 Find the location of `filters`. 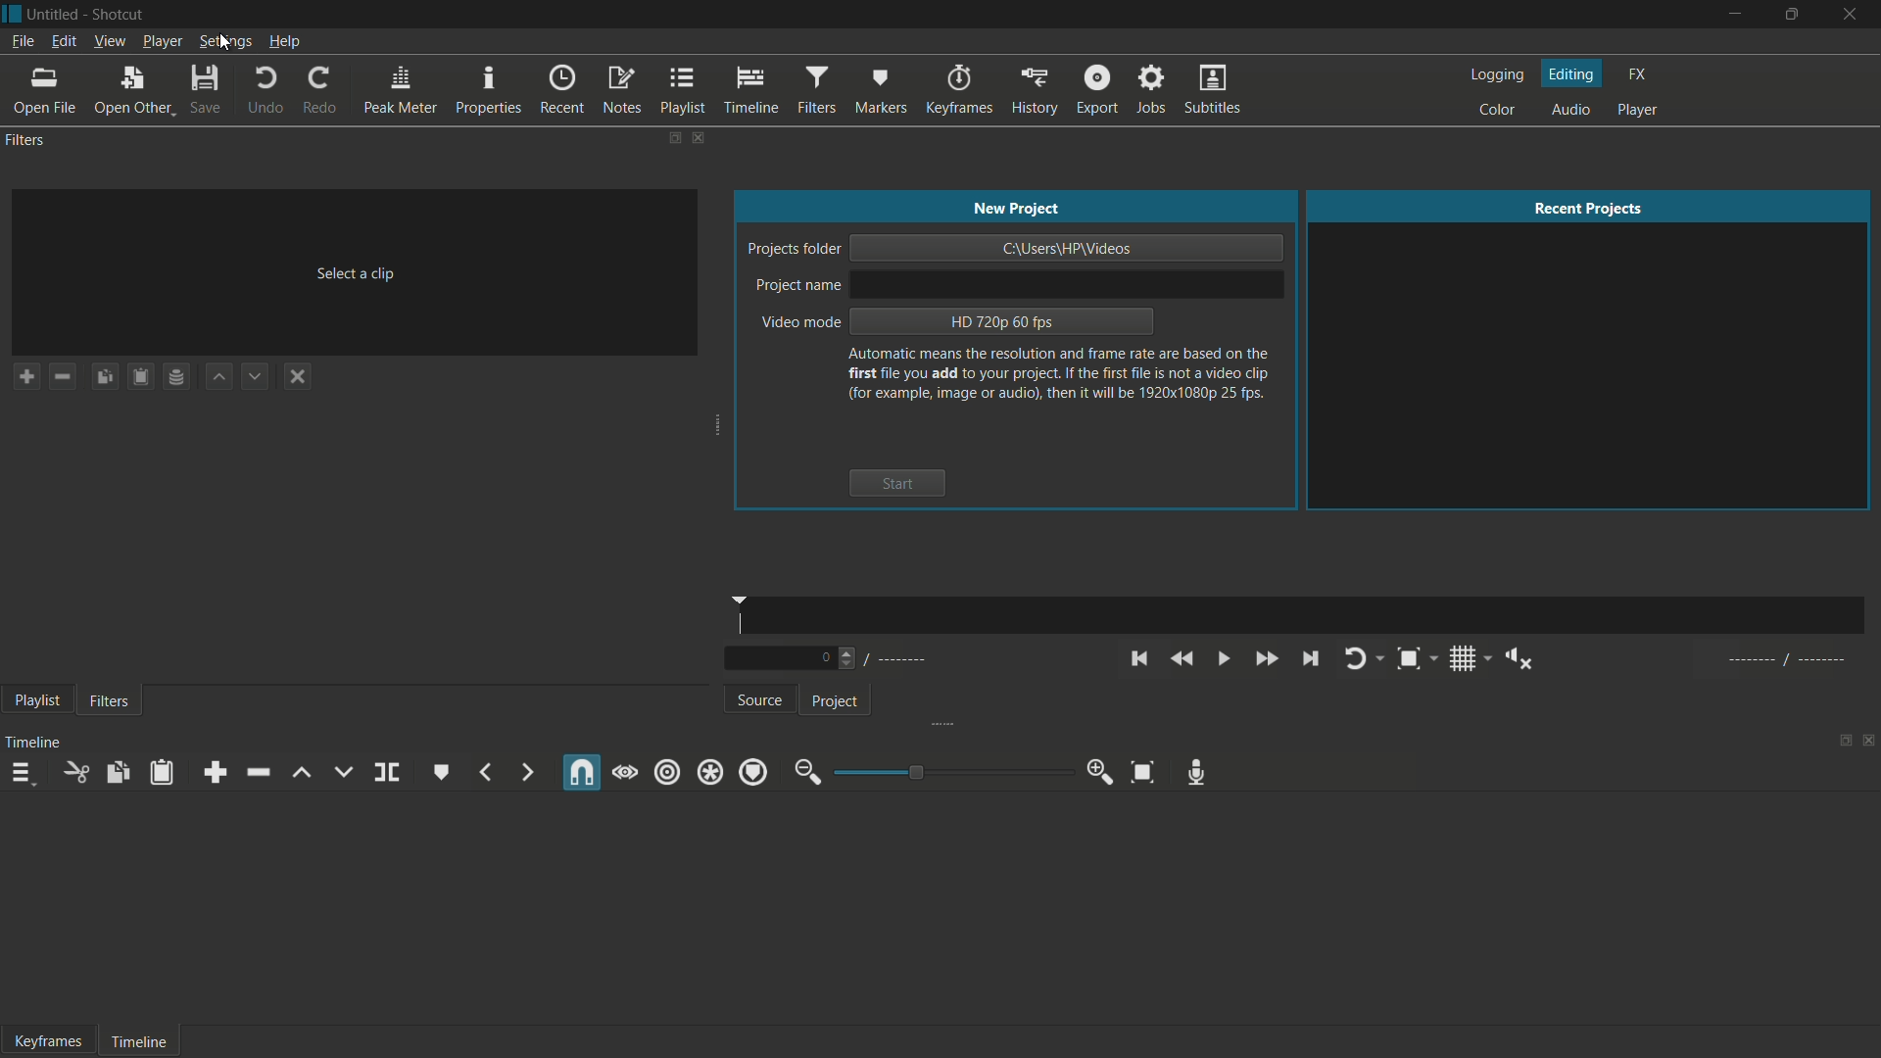

filters is located at coordinates (27, 140).